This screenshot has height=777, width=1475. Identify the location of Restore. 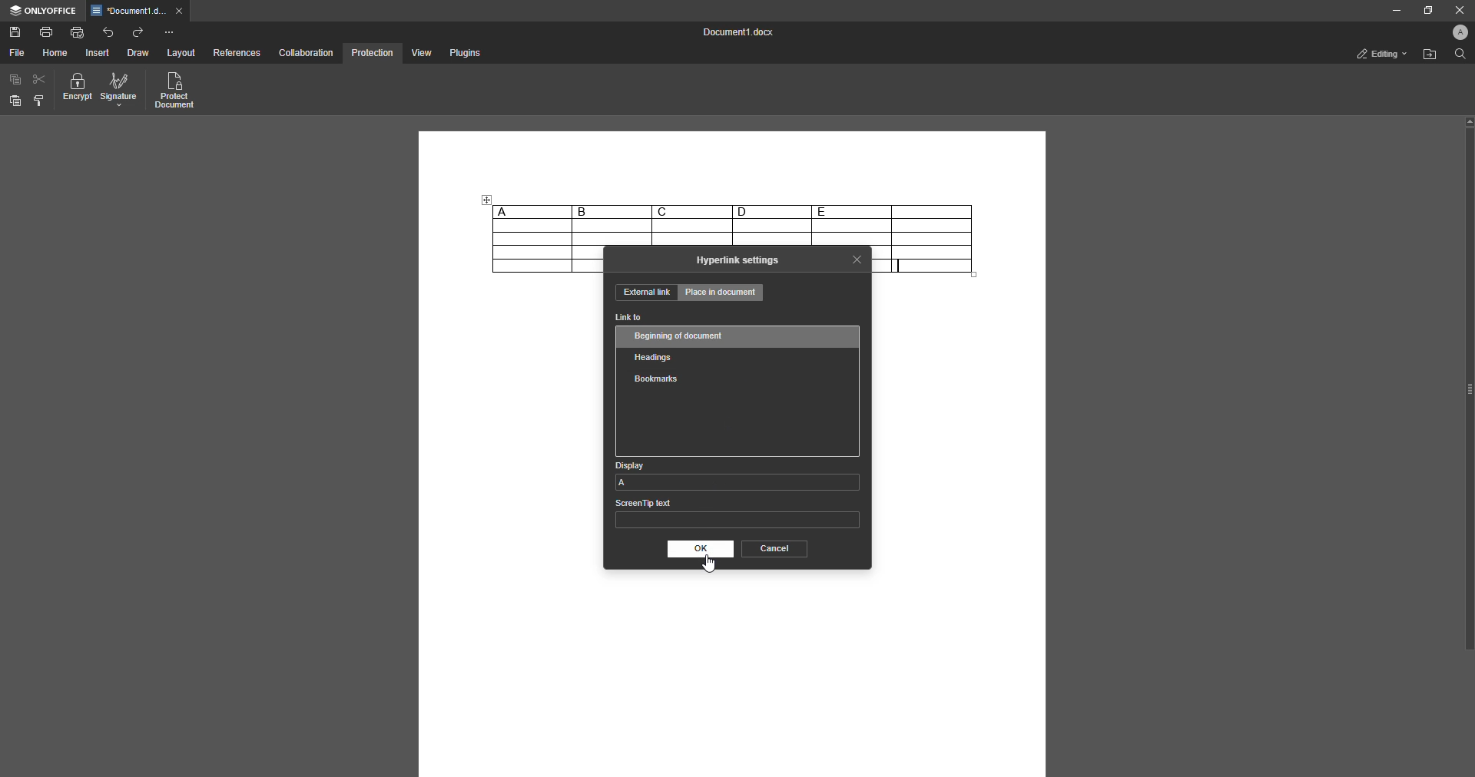
(1424, 10).